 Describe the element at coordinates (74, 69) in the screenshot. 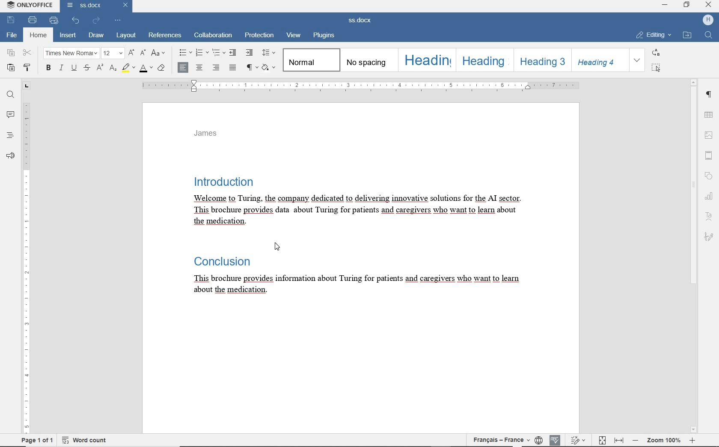

I see `UNDERLINE` at that location.